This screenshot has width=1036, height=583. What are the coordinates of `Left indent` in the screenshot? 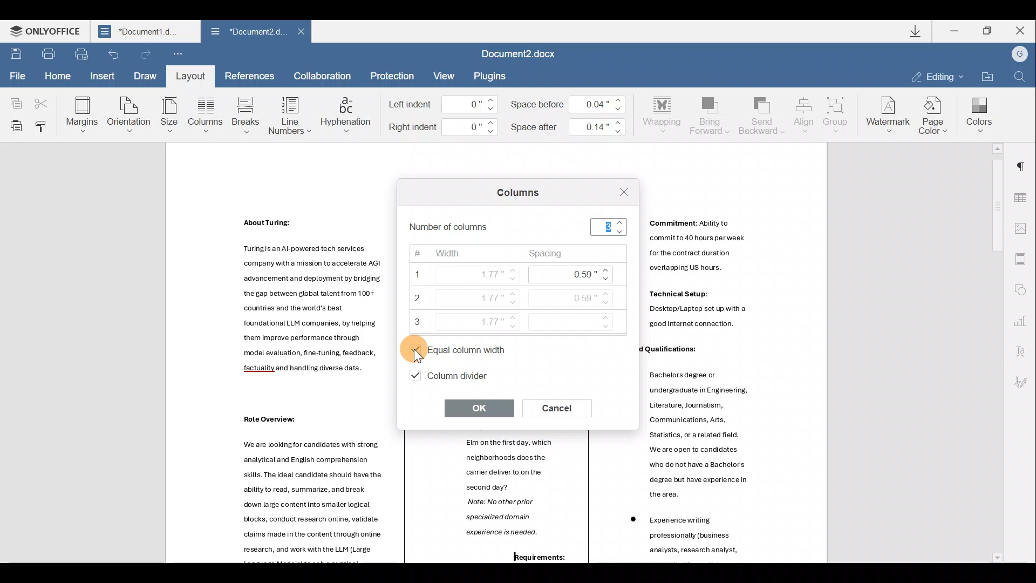 It's located at (443, 105).